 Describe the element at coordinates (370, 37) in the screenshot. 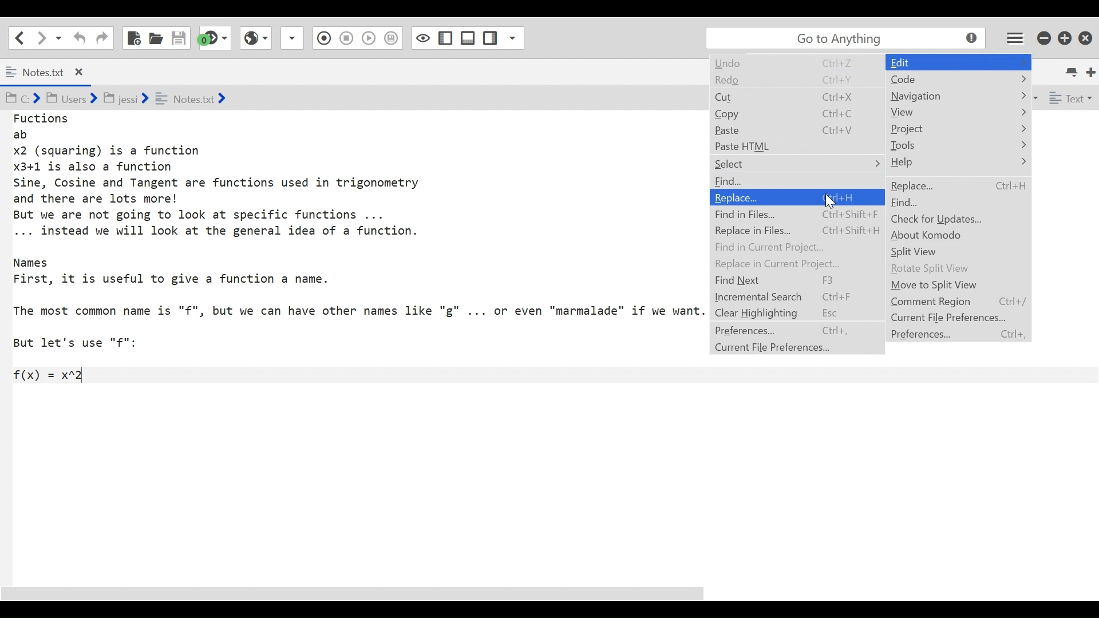

I see `Save Macro to Toolbox as Superscript` at that location.